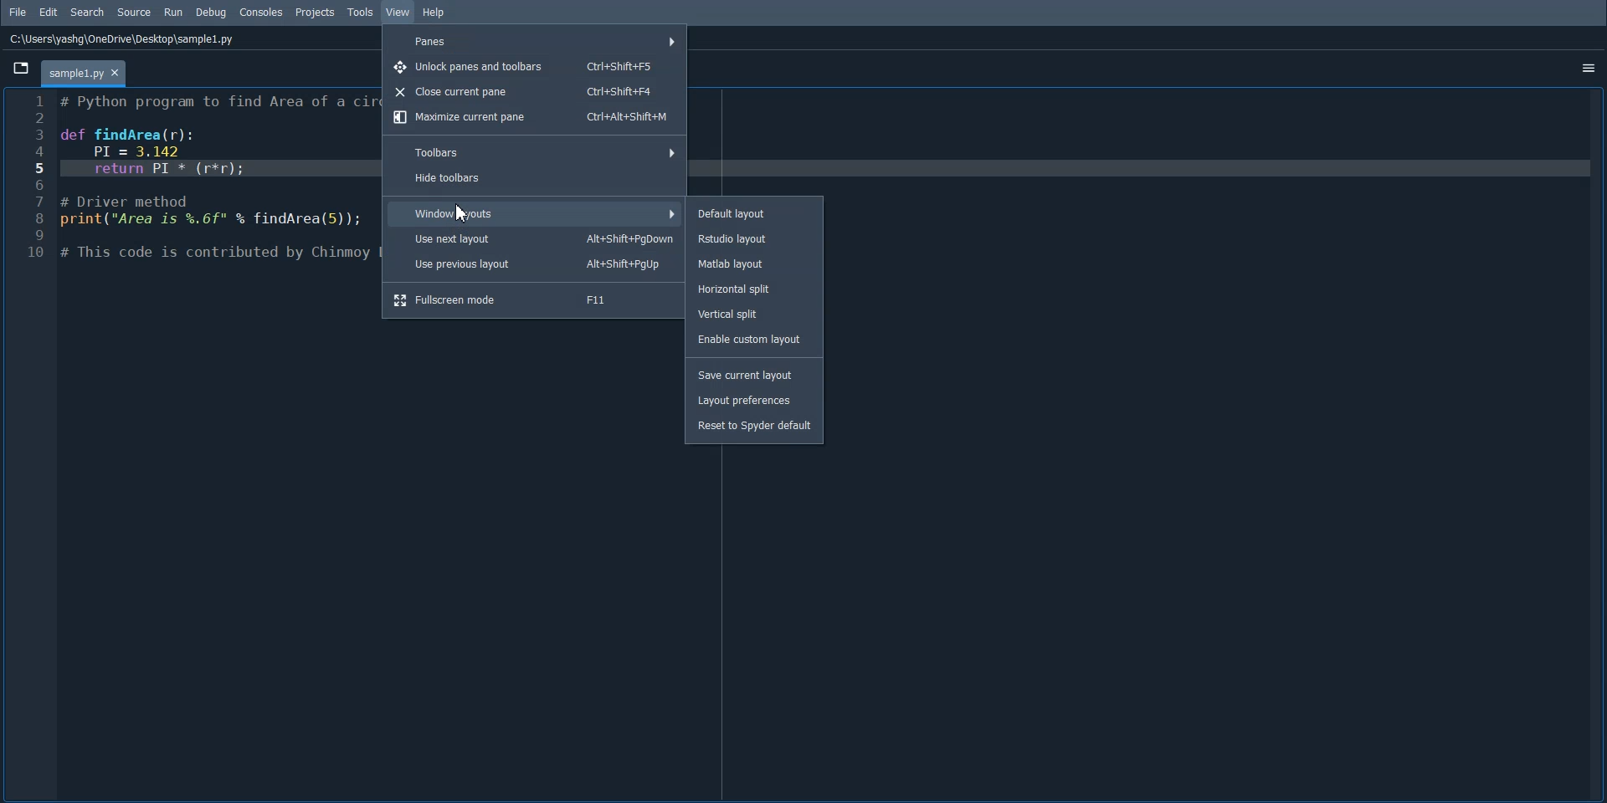 This screenshot has width=1607, height=803. Describe the element at coordinates (532, 117) in the screenshot. I see `Maximize current panes` at that location.